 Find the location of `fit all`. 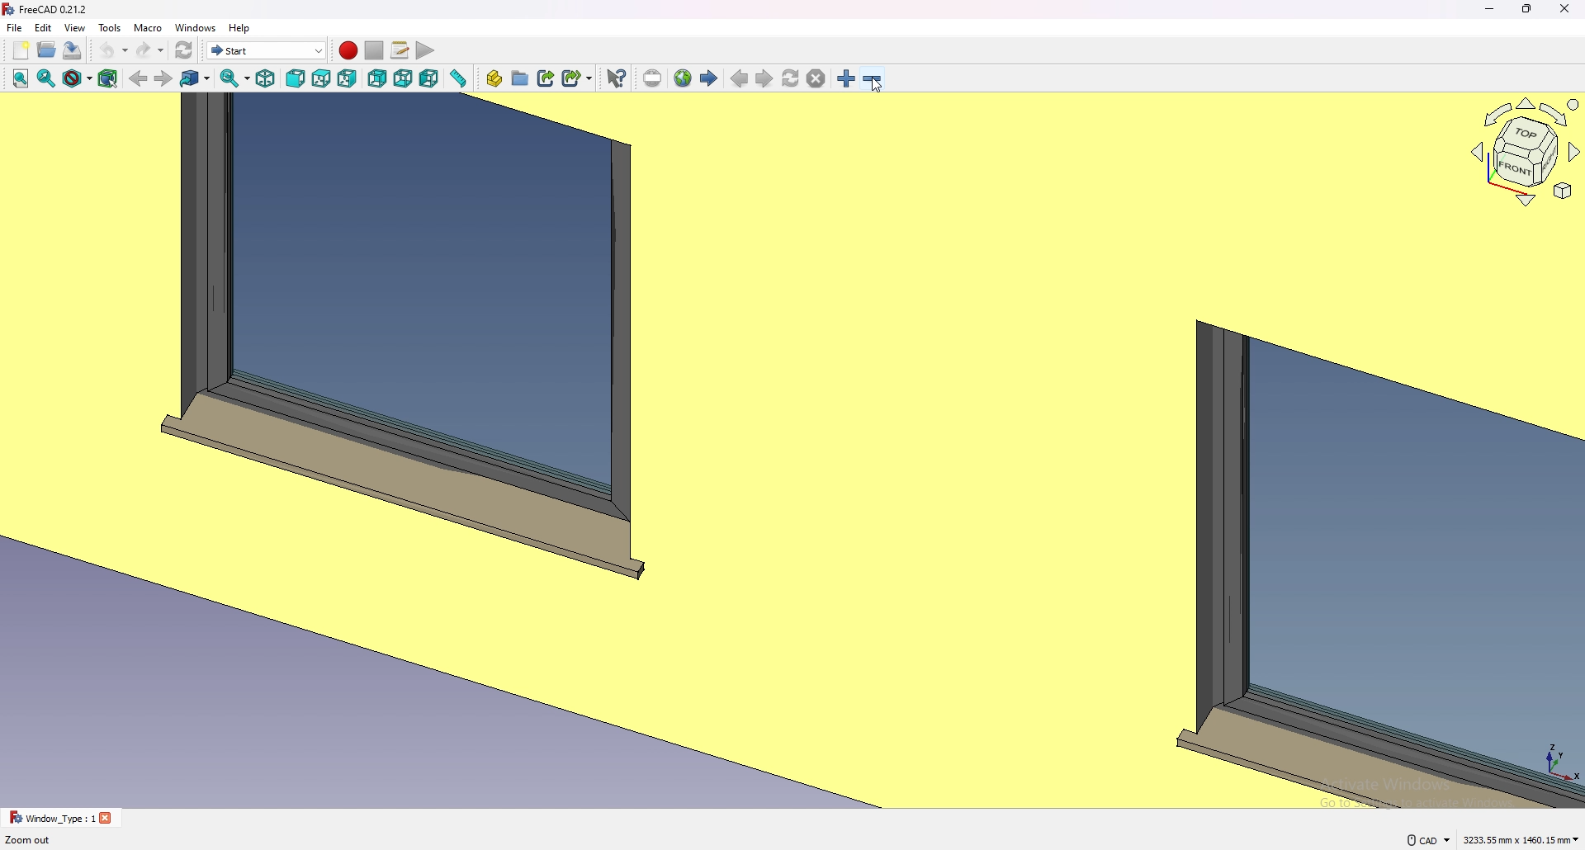

fit all is located at coordinates (20, 78).